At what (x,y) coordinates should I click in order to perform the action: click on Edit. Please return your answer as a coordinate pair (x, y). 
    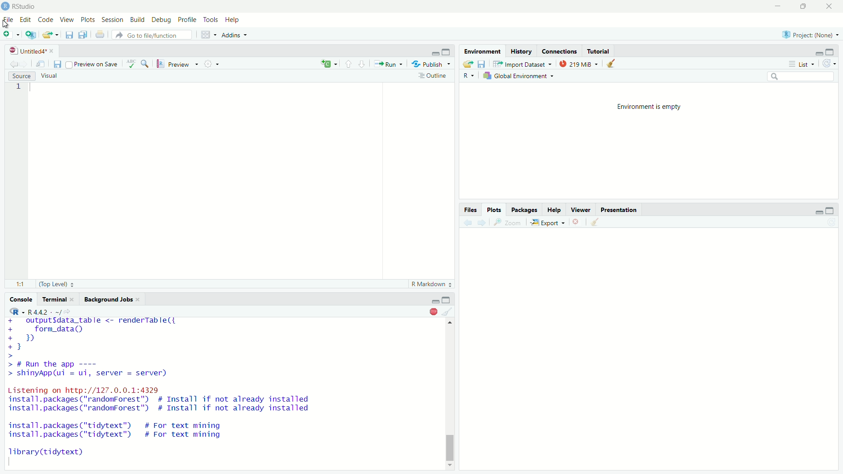
    Looking at the image, I should click on (25, 20).